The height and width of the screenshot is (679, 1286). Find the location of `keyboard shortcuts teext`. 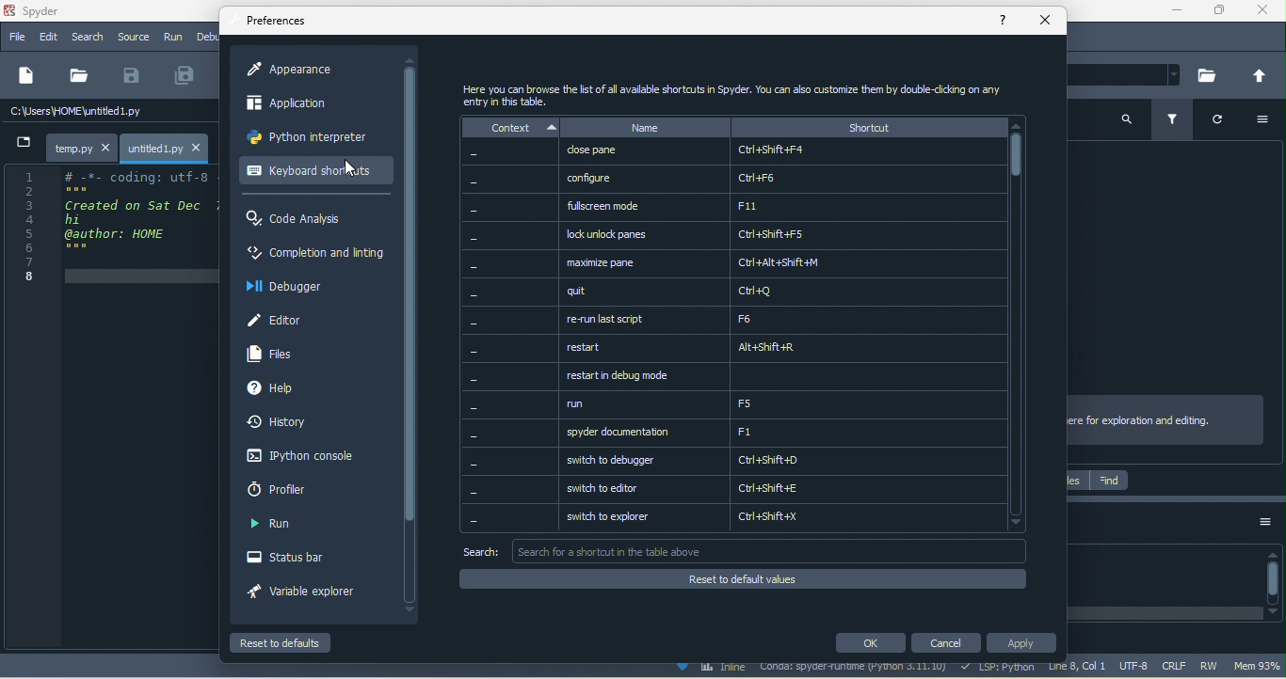

keyboard shortcuts teext is located at coordinates (747, 94).